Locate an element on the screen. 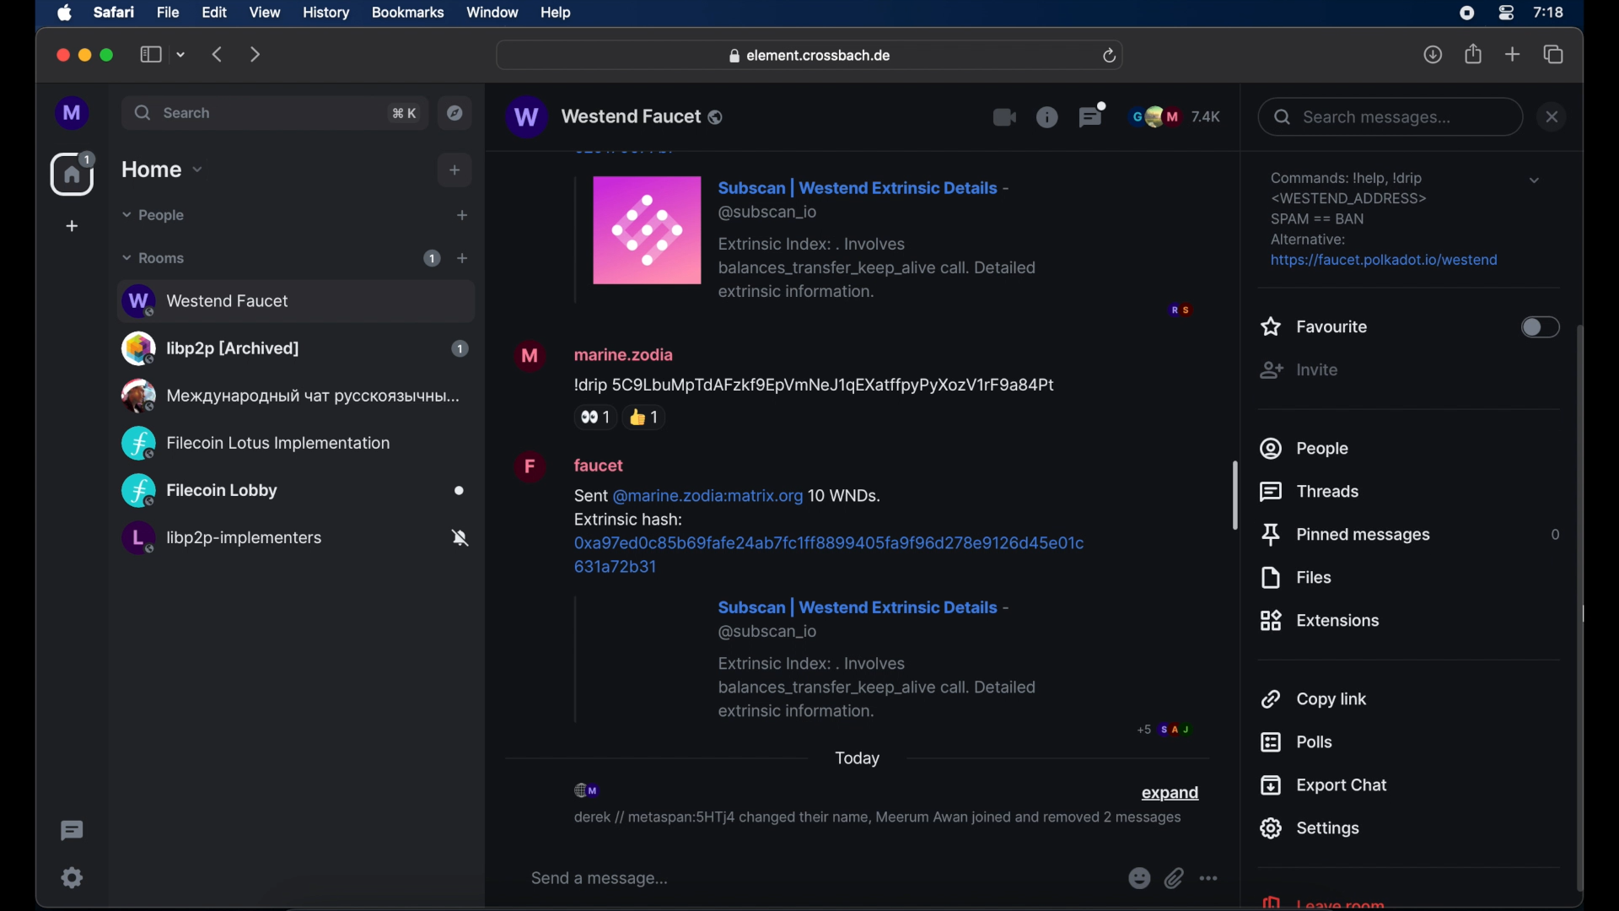 This screenshot has height=911, width=1619. history is located at coordinates (326, 13).